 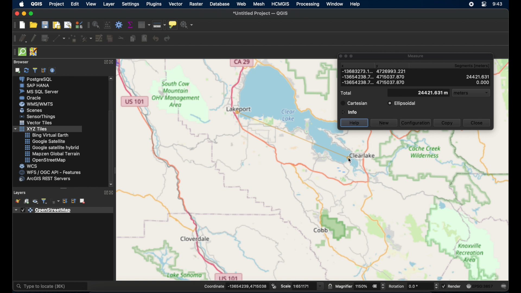 What do you see at coordinates (477, 76) in the screenshot?
I see `24421.631` at bounding box center [477, 76].